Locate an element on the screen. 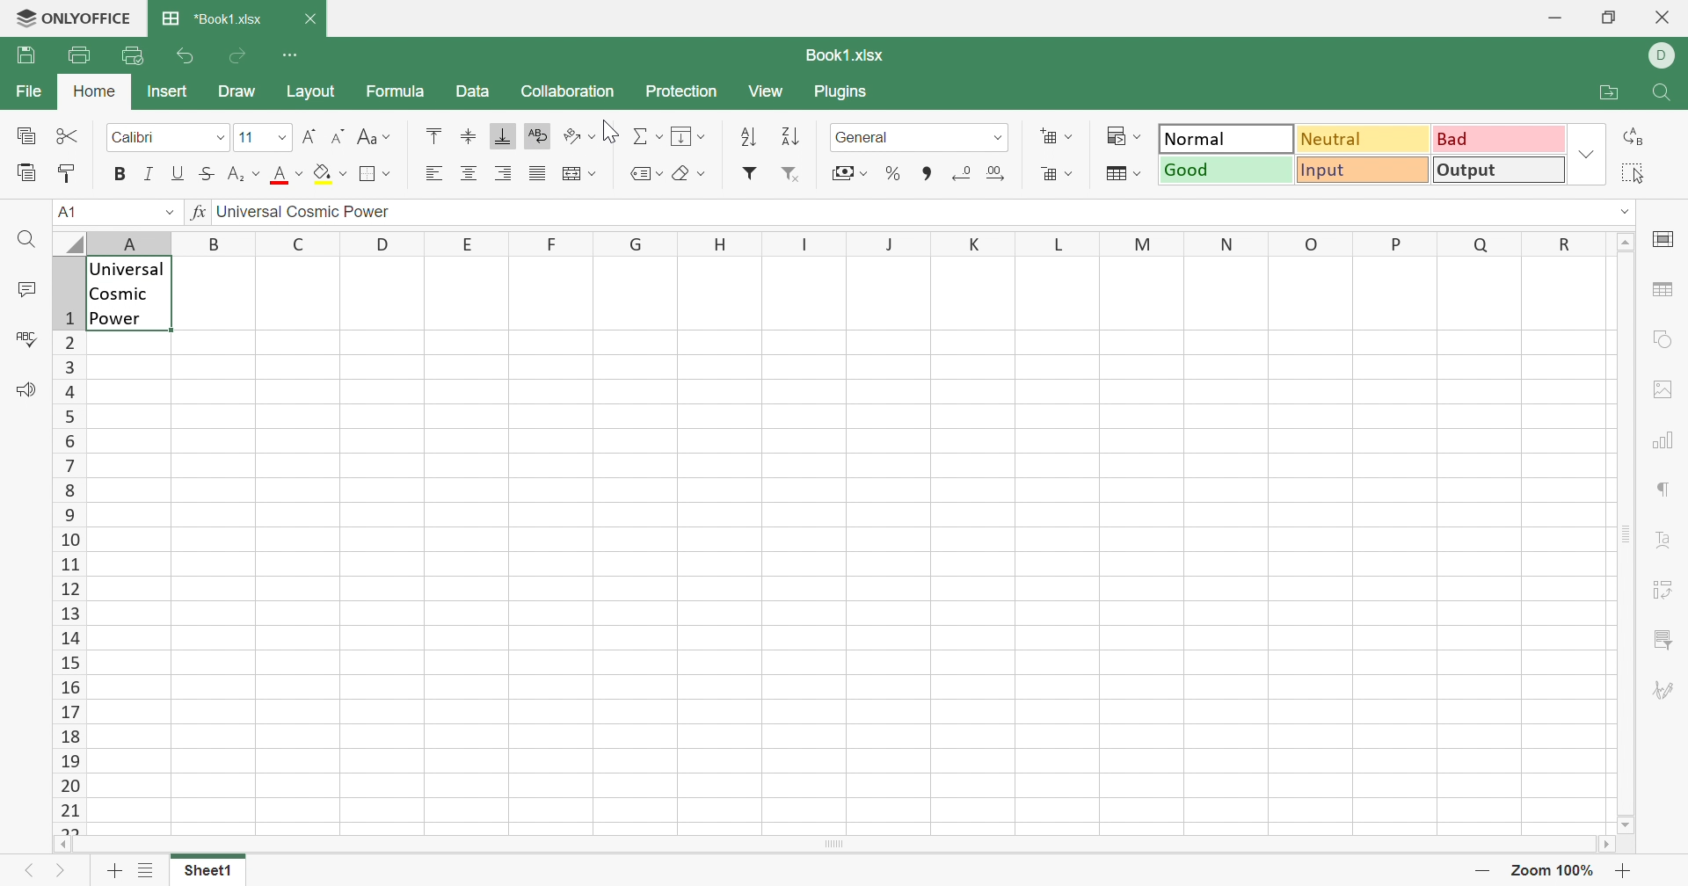 The height and width of the screenshot is (886, 1688). Check Spelling is located at coordinates (25, 338).